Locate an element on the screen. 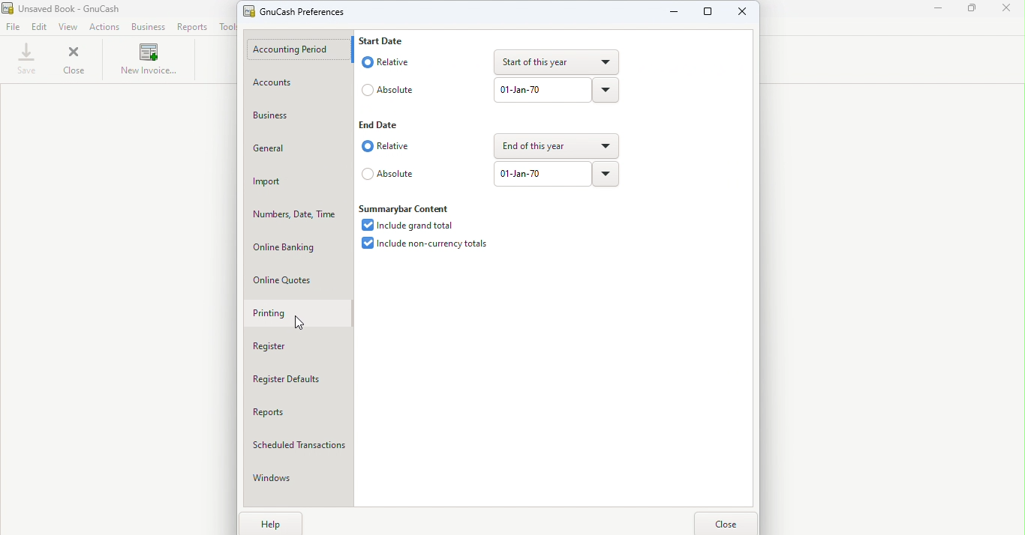 The width and height of the screenshot is (1025, 535). New invoice is located at coordinates (152, 61).